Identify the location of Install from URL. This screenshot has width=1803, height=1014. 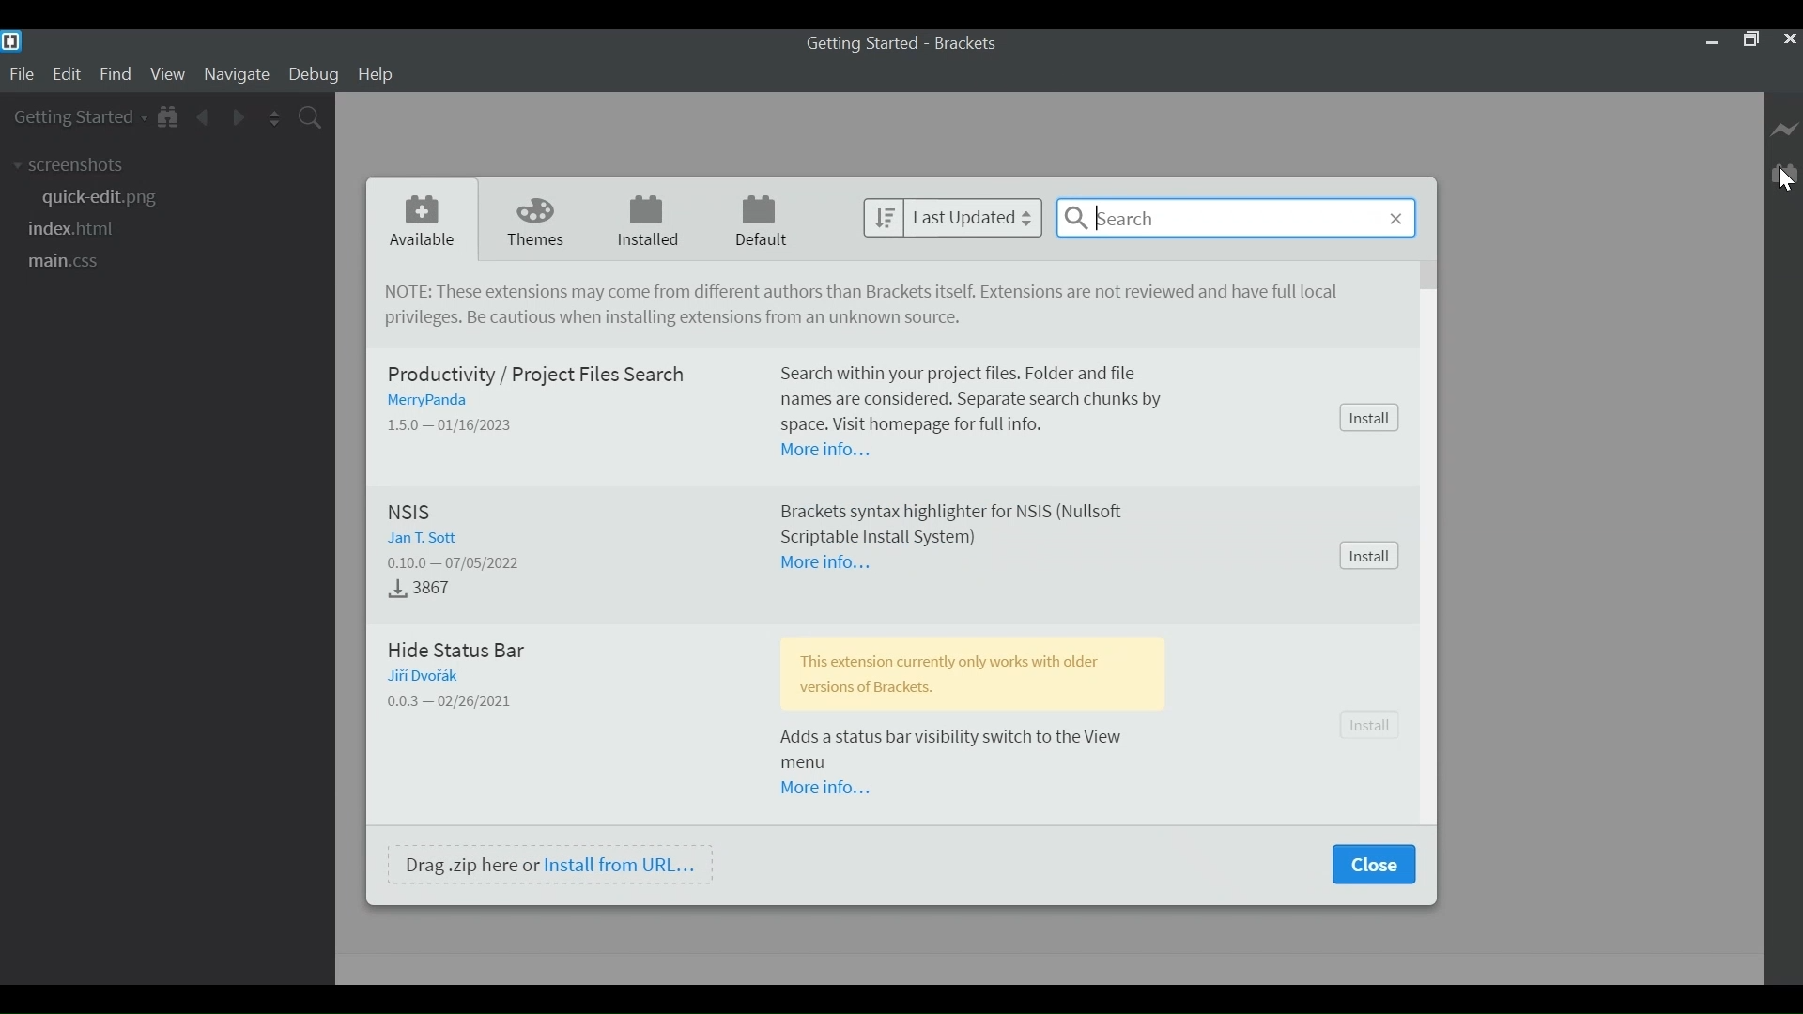
(623, 865).